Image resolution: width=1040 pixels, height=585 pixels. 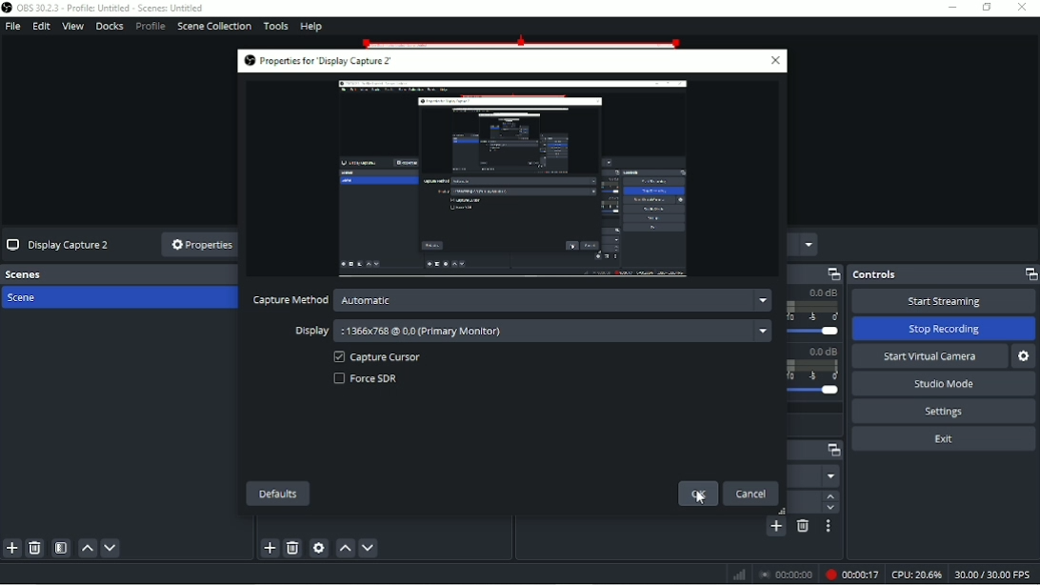 I want to click on File, so click(x=13, y=27).